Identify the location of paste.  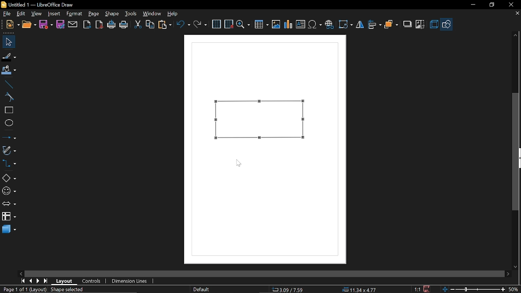
(165, 25).